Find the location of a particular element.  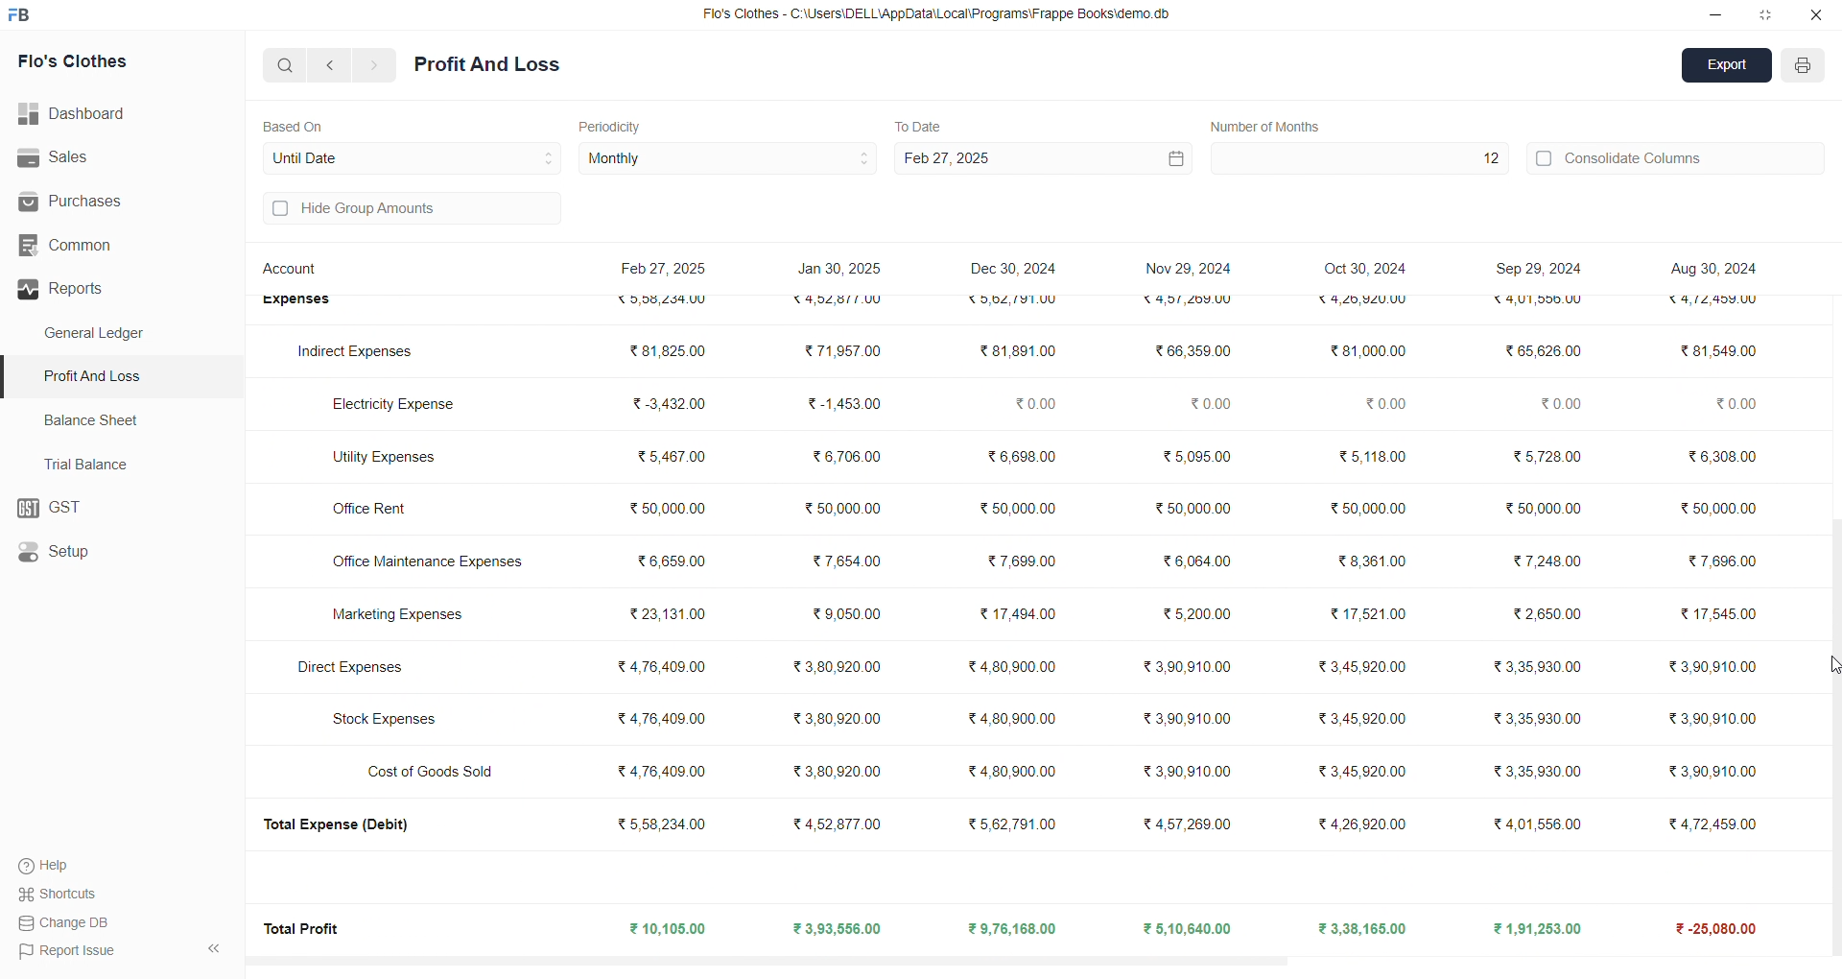

Dec 30, 2024 is located at coordinates (1017, 271).